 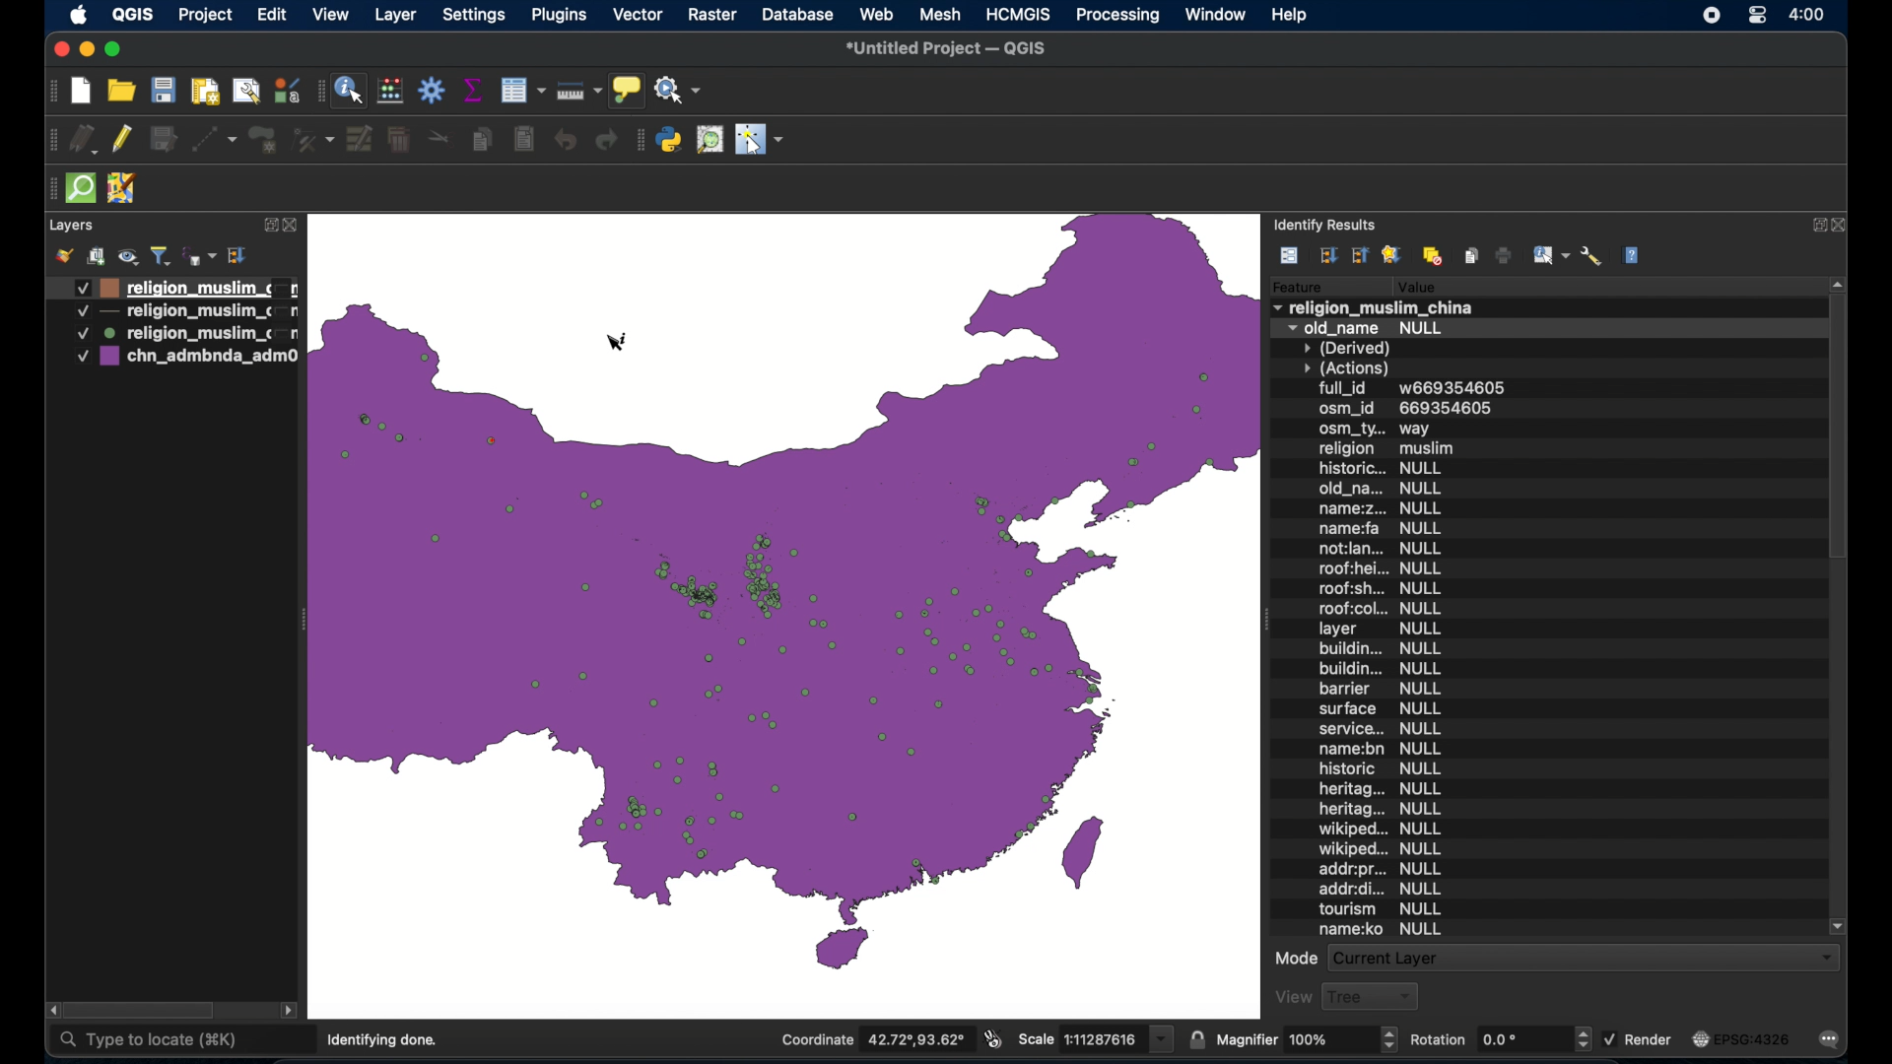 I want to click on identify feature, so click(x=350, y=94).